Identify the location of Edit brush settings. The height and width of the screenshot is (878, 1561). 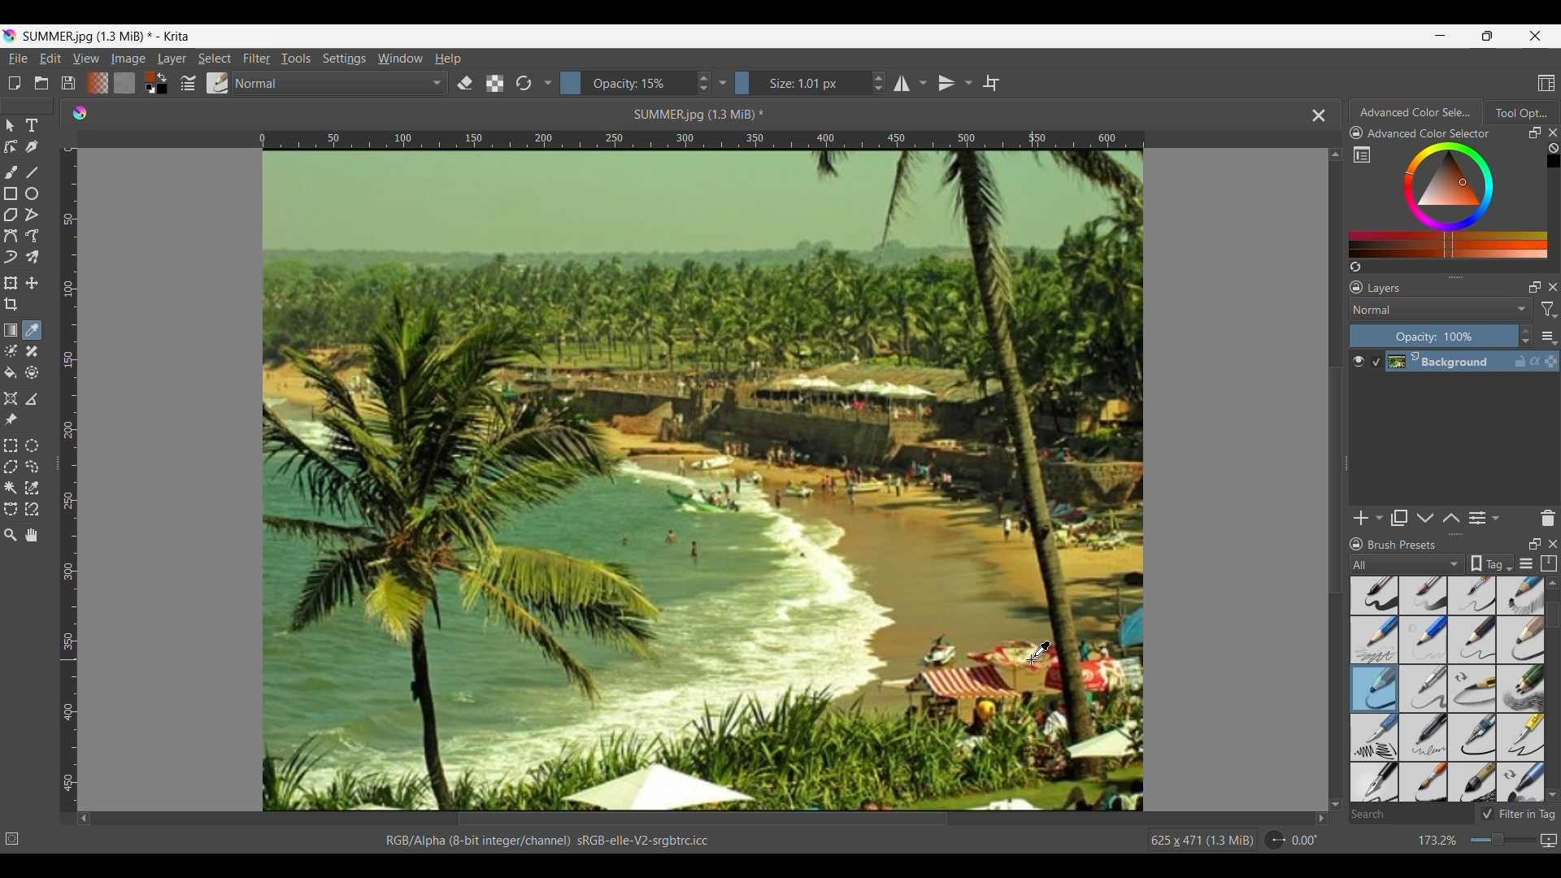
(189, 82).